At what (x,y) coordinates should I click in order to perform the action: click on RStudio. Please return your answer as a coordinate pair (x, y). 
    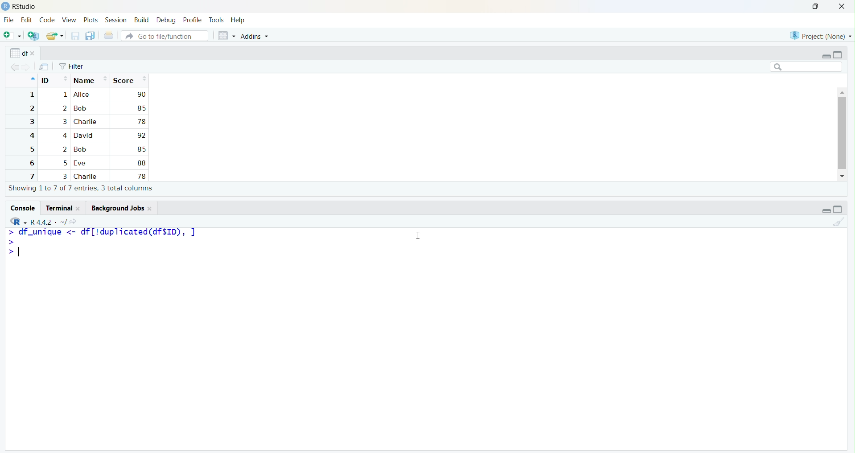
    Looking at the image, I should click on (25, 7).